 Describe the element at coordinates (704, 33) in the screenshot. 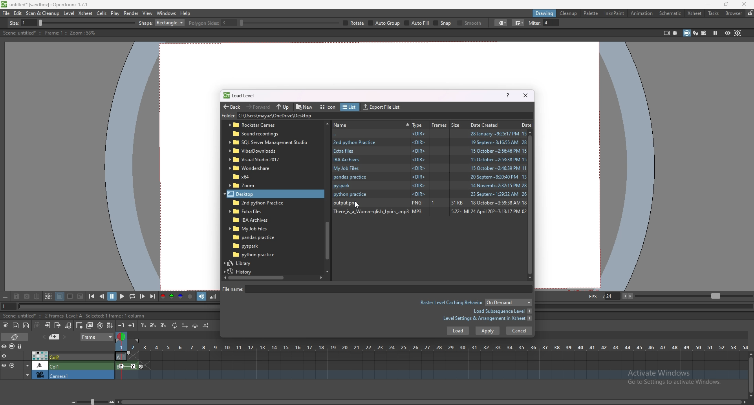

I see `camera view` at that location.